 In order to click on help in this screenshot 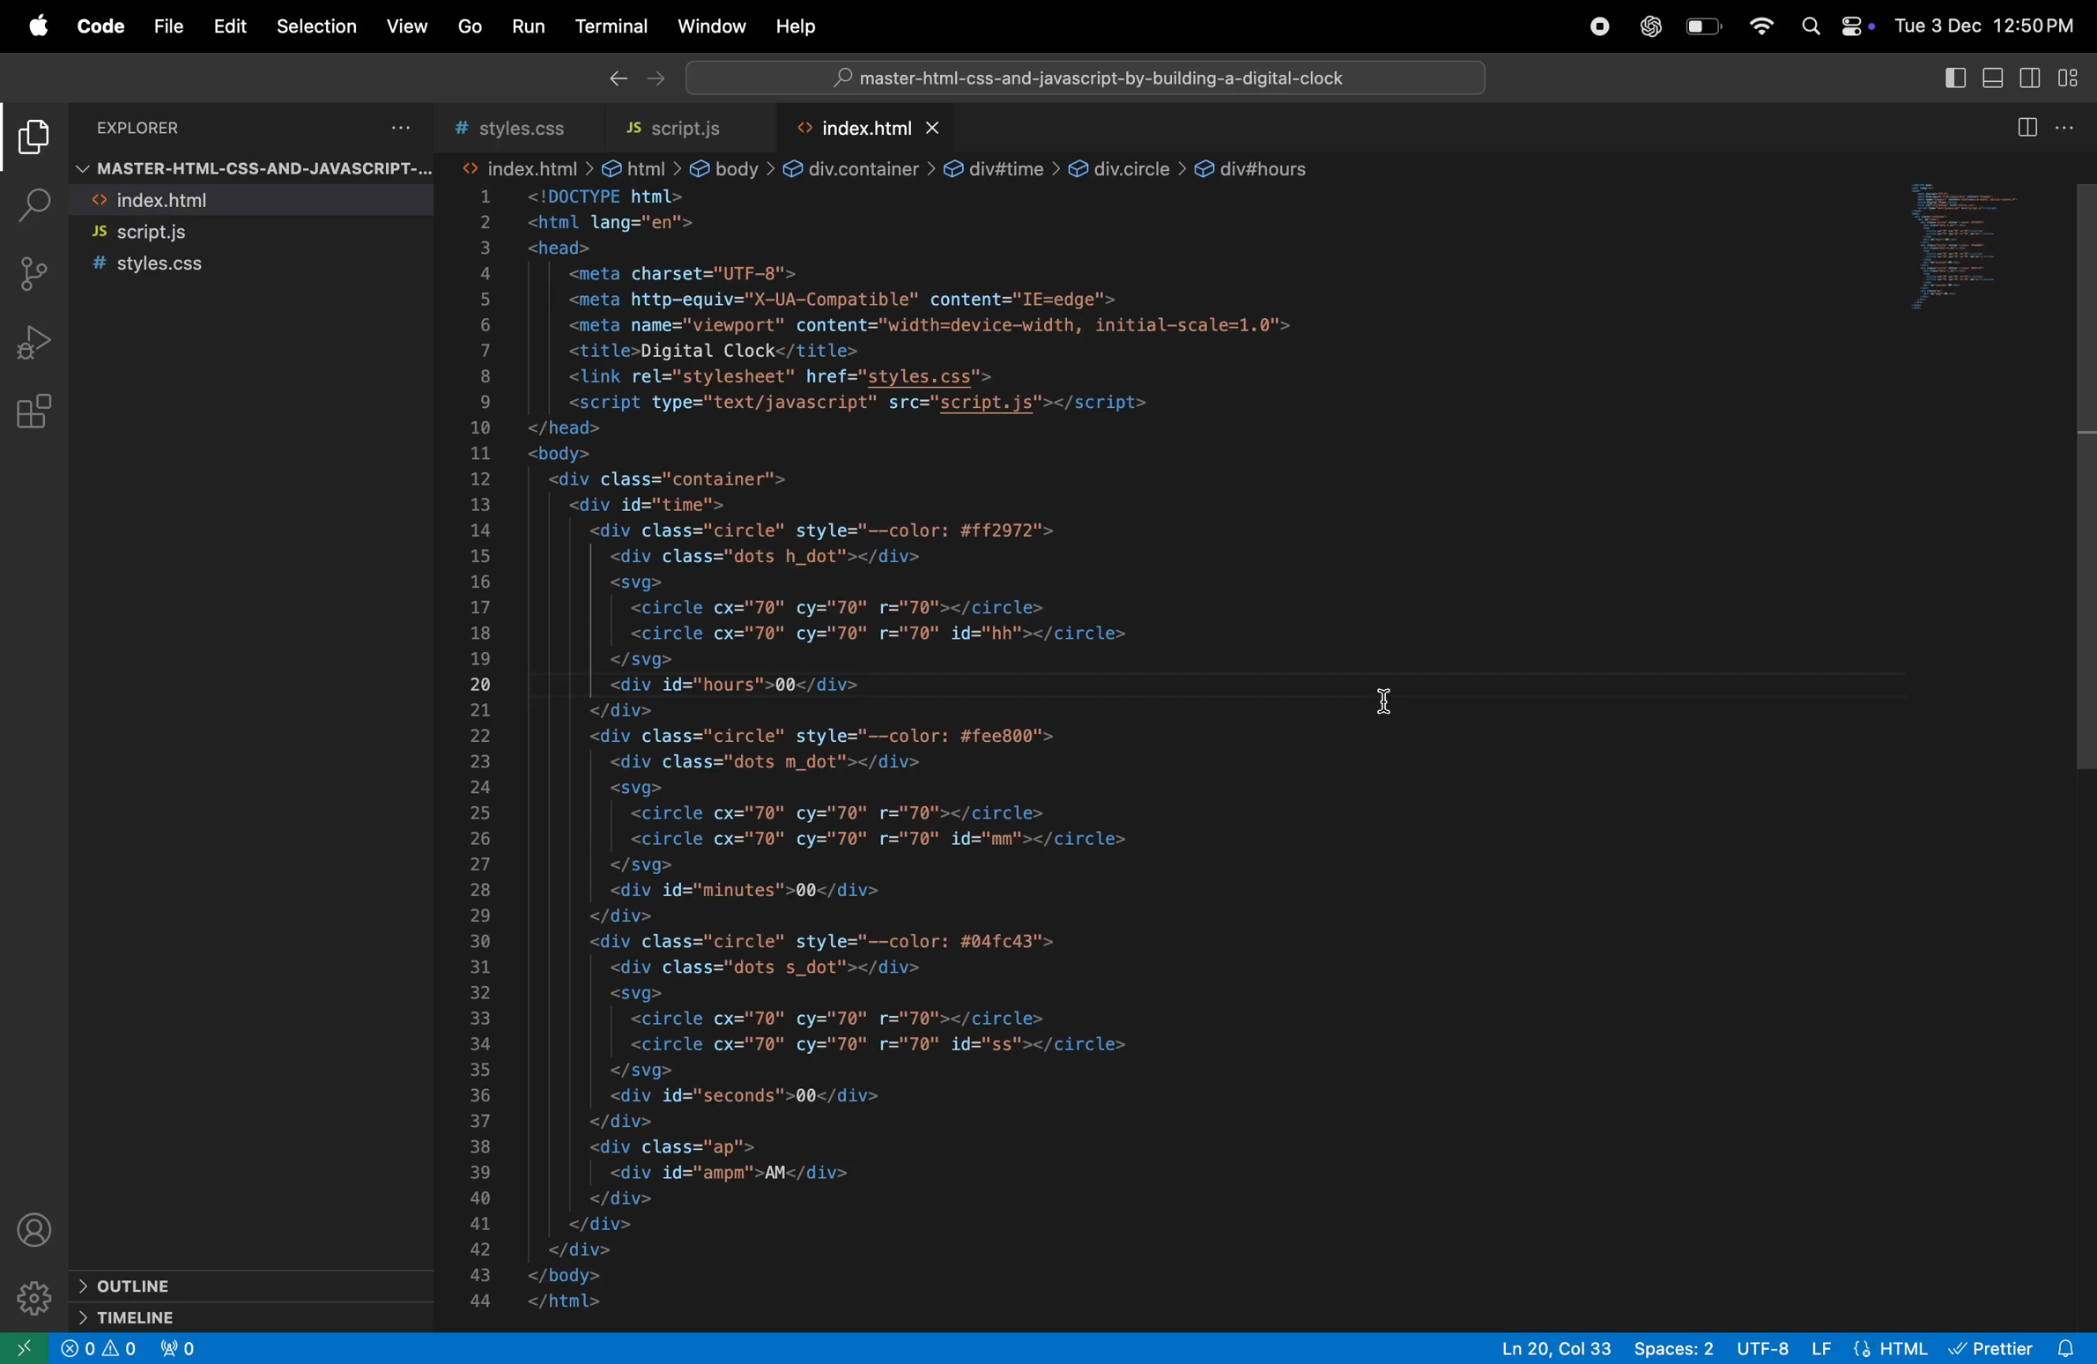, I will do `click(797, 24)`.